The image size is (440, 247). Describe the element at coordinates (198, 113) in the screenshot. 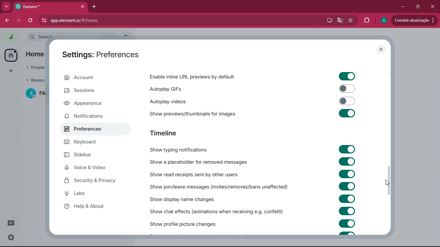

I see `show previews/thumbnails for images` at that location.